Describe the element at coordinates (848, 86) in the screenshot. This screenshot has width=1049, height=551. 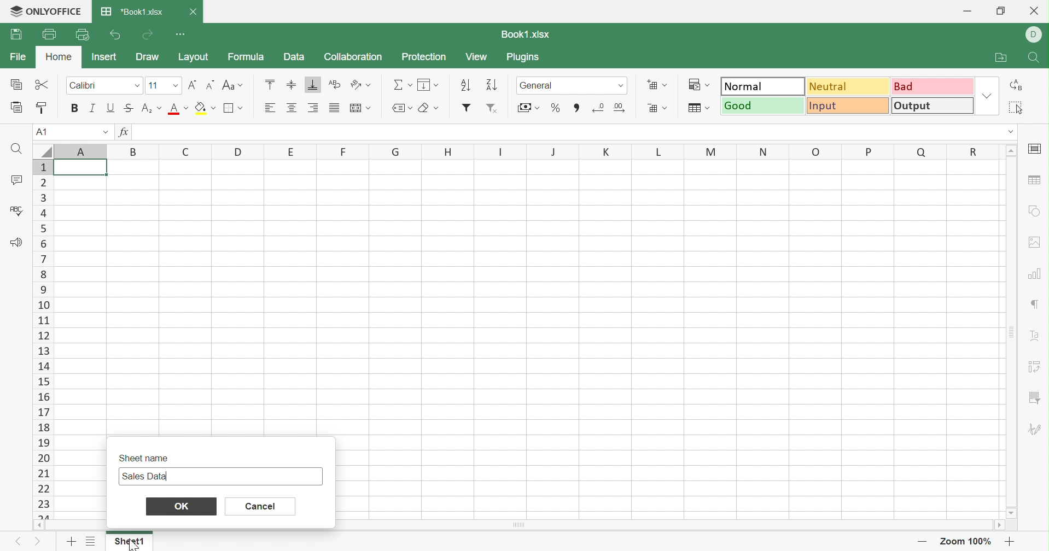
I see `Neutral` at that location.